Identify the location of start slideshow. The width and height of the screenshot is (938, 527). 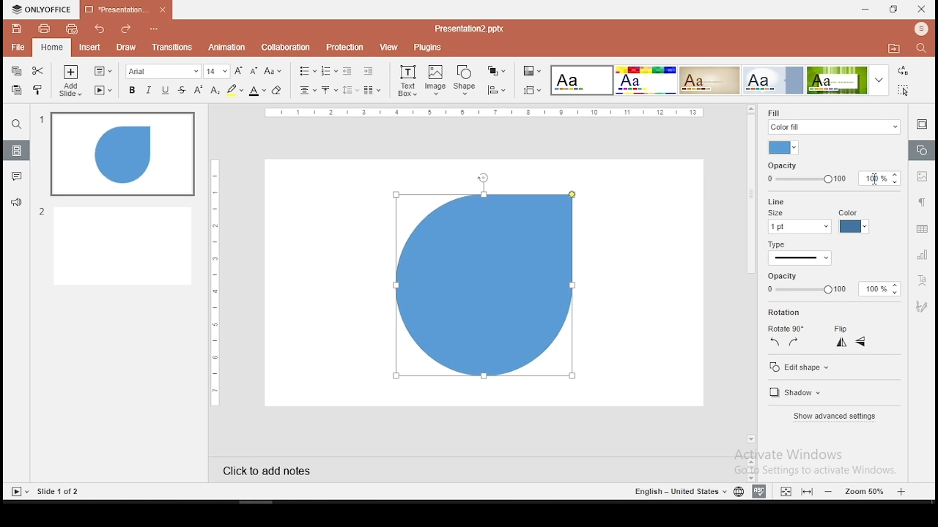
(20, 492).